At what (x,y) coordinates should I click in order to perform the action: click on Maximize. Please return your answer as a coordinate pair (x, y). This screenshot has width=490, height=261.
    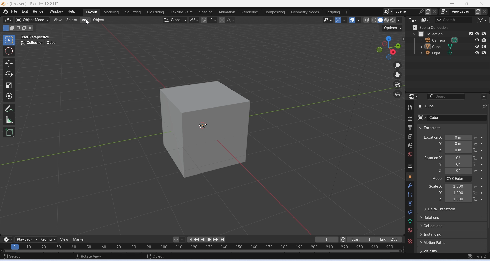
    Looking at the image, I should click on (466, 4).